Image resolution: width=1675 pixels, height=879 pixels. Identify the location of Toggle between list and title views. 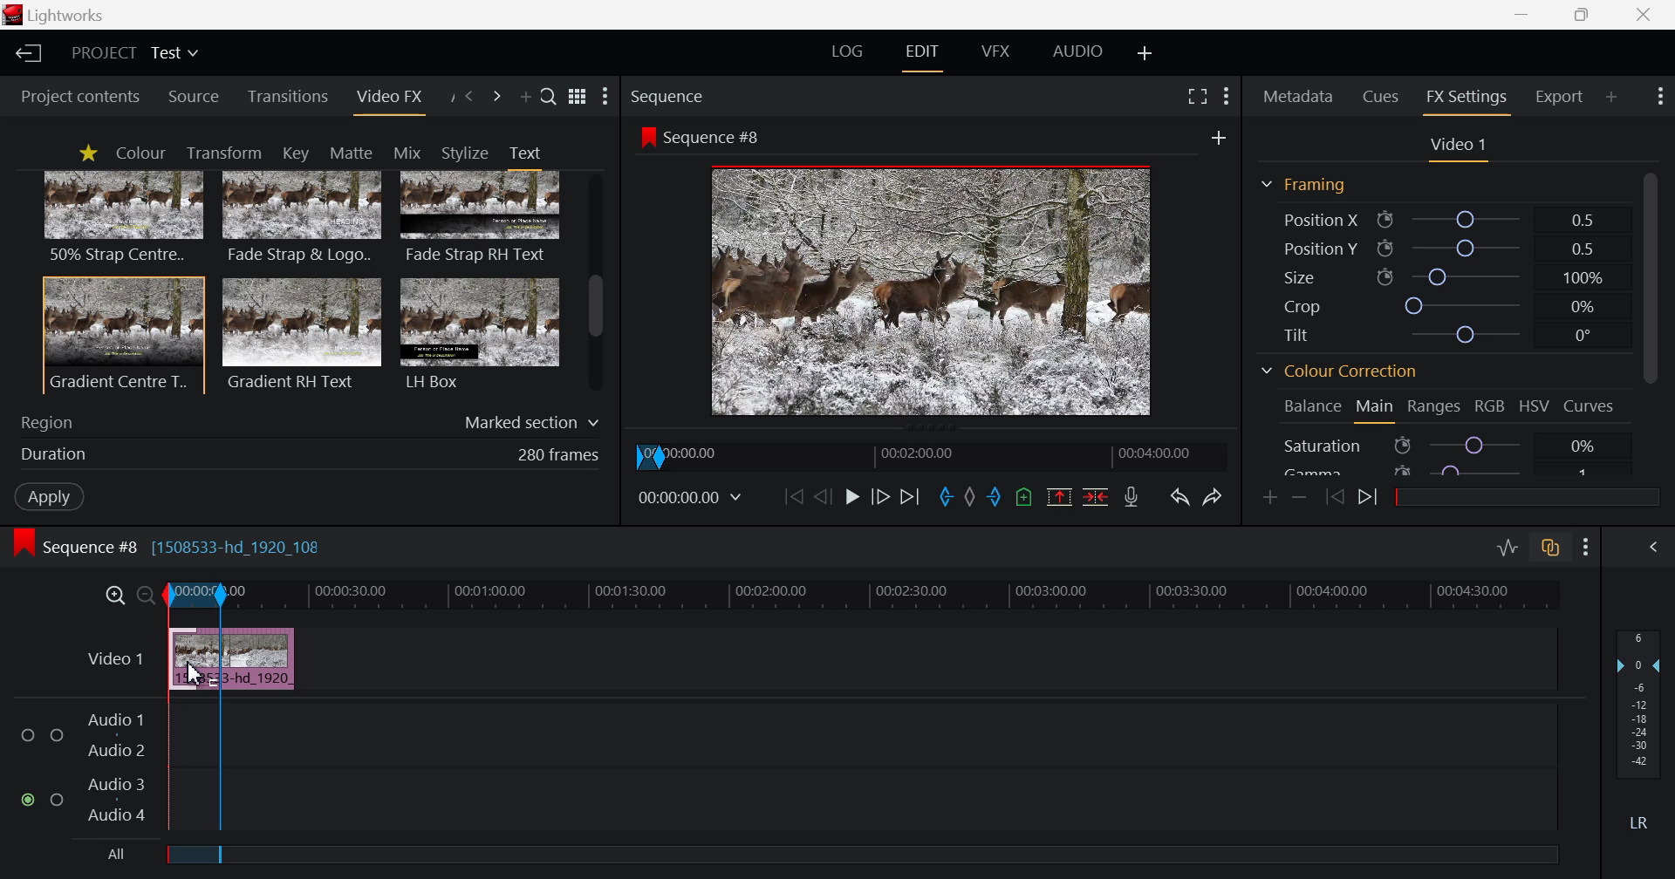
(579, 96).